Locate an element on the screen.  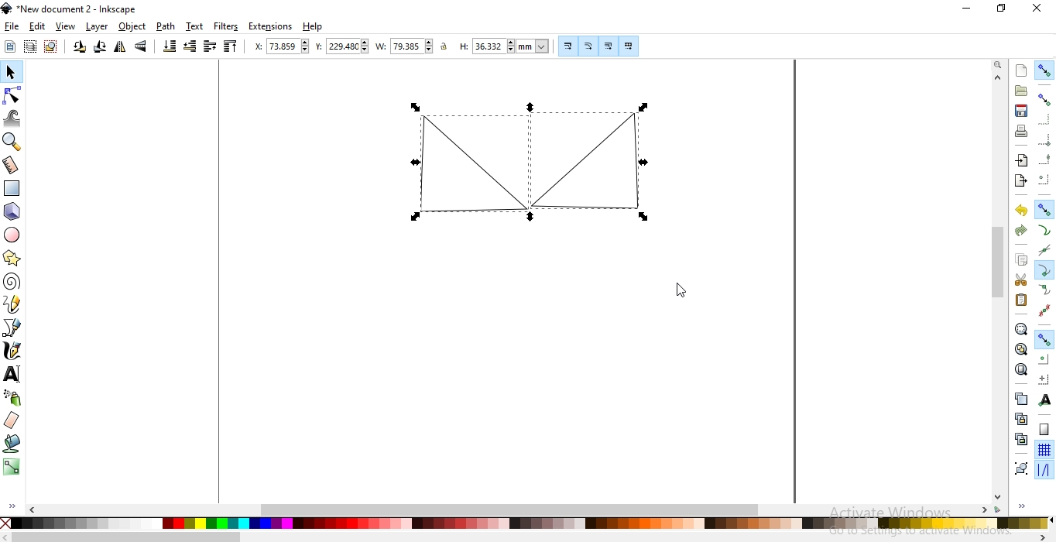
erase existing paths is located at coordinates (13, 420).